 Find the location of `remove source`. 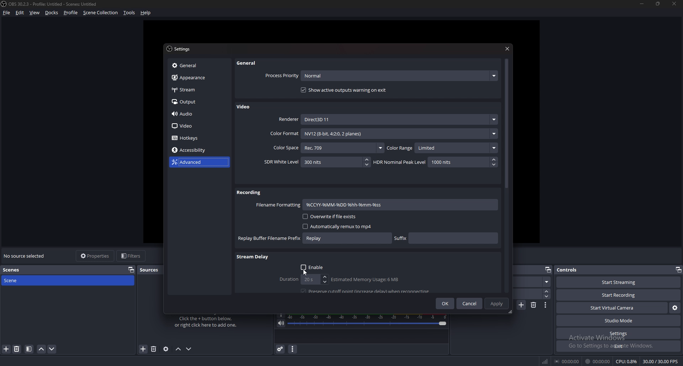

remove source is located at coordinates (154, 349).